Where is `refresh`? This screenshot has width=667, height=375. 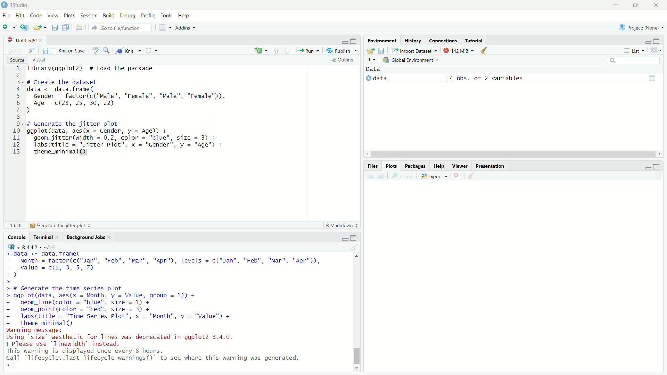
refresh is located at coordinates (658, 50).